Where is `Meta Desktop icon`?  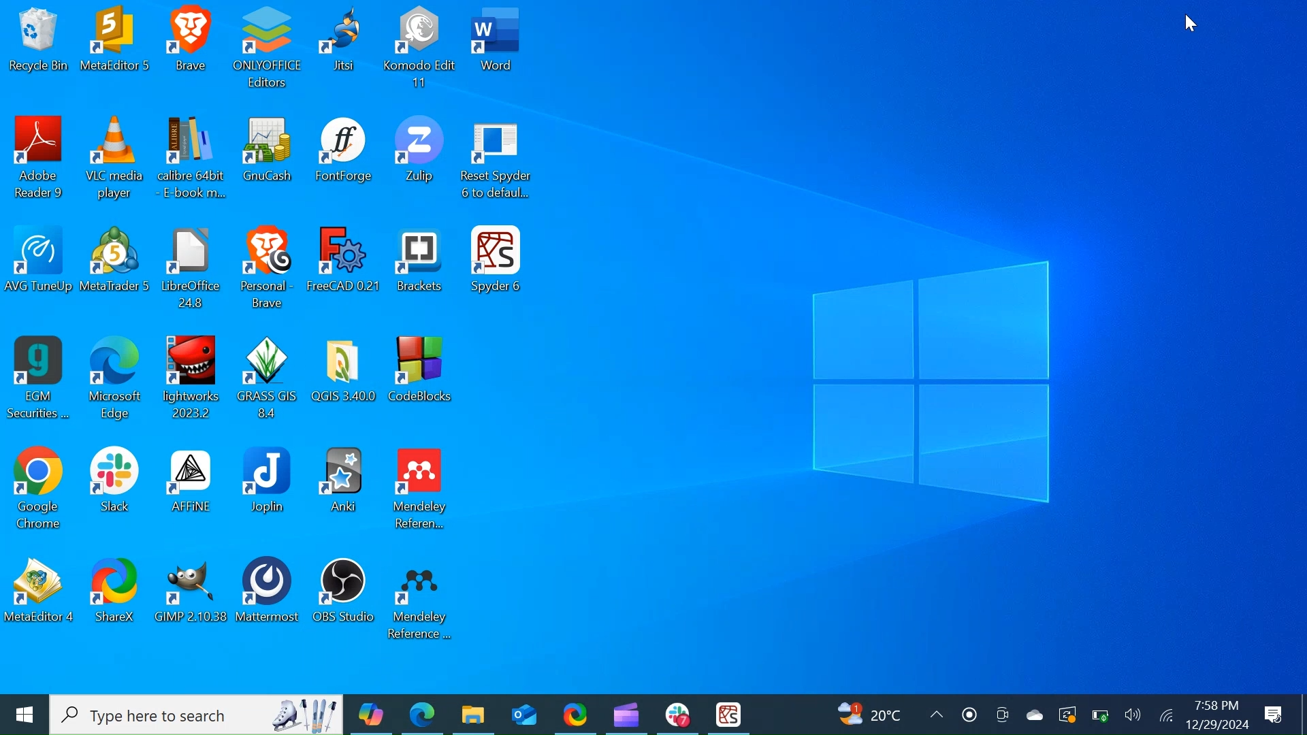 Meta Desktop icon is located at coordinates (117, 267).